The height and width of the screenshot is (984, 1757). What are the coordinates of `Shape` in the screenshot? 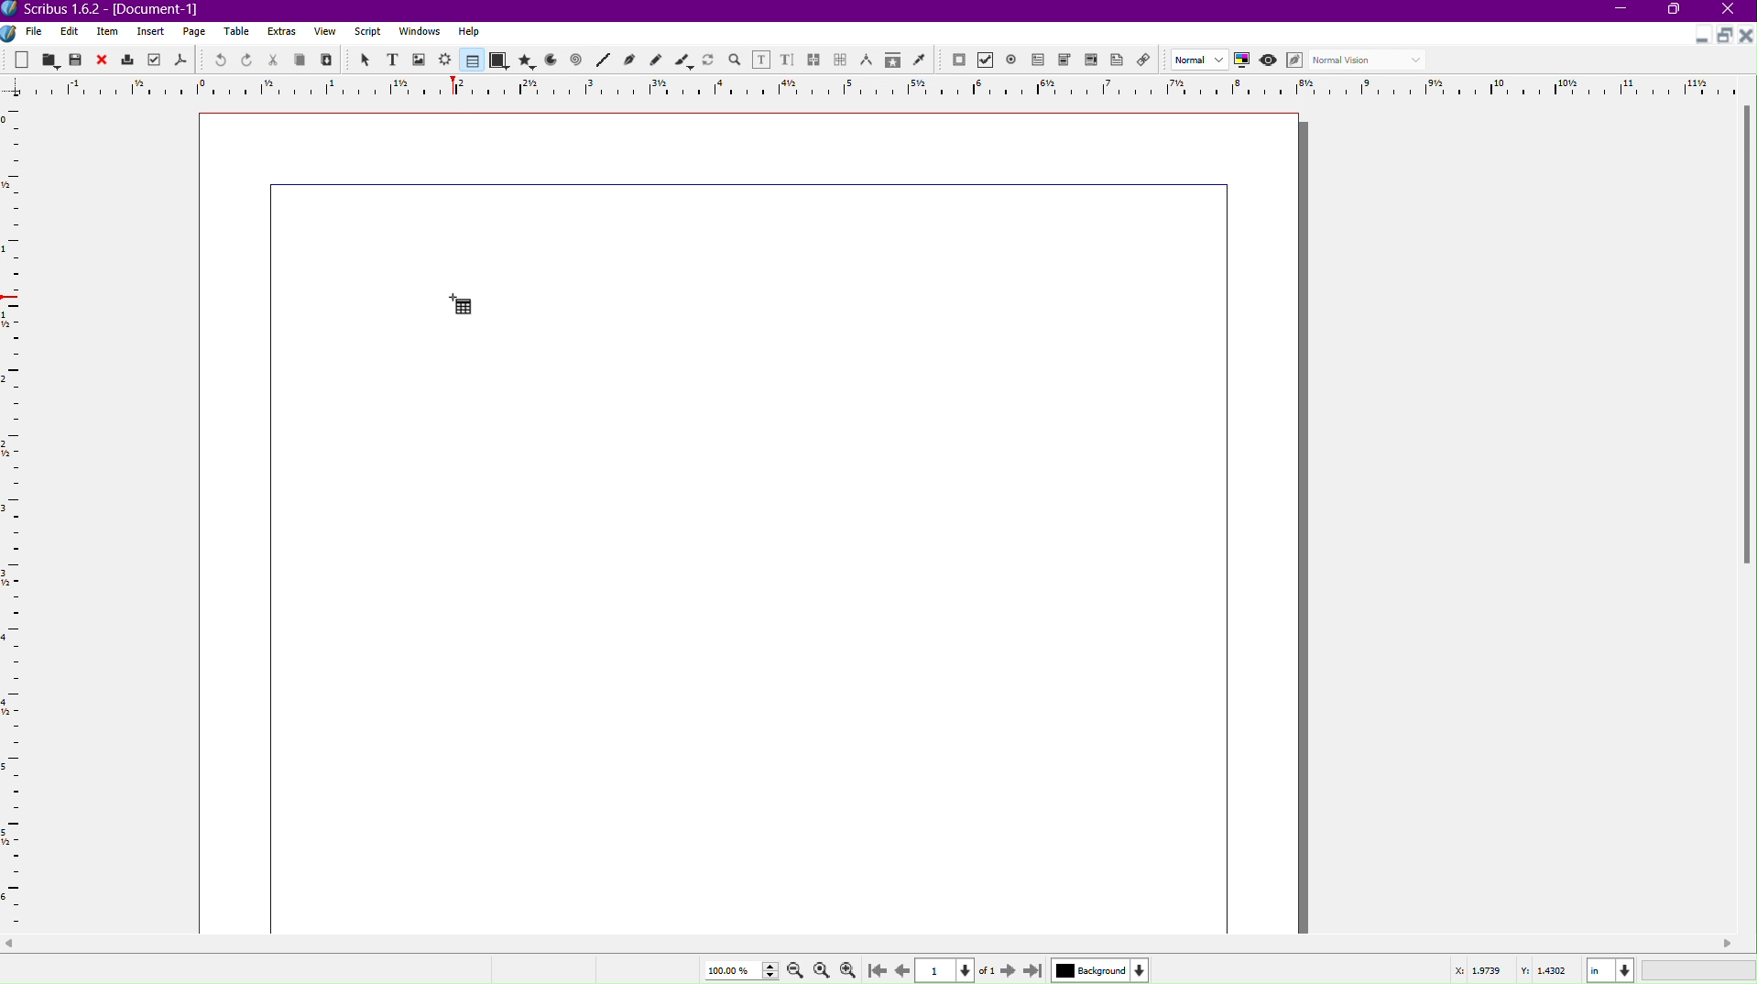 It's located at (499, 61).